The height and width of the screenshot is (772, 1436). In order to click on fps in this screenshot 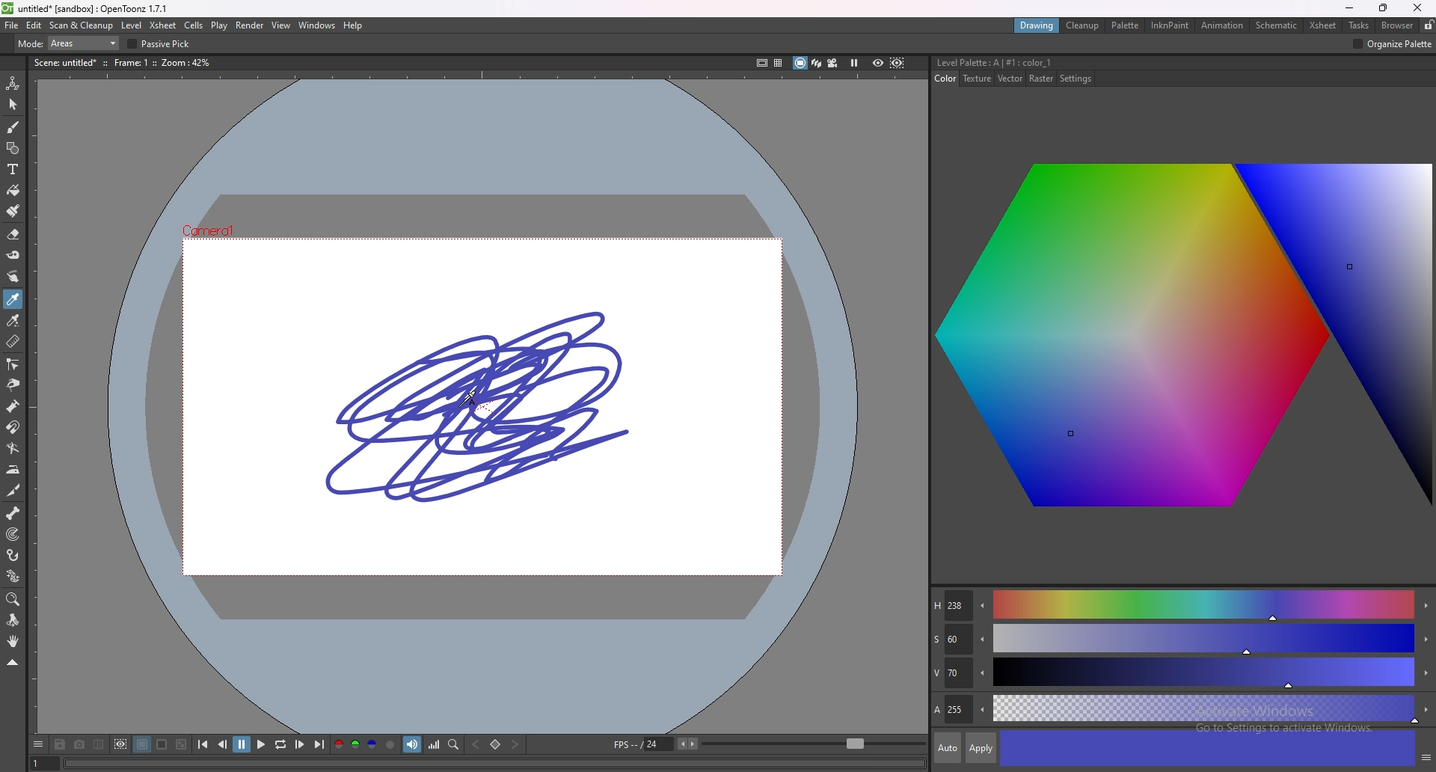, I will do `click(656, 744)`.